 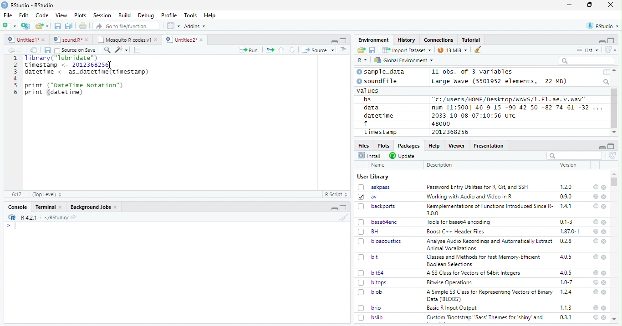 What do you see at coordinates (35, 50) in the screenshot?
I see `Show in new window` at bounding box center [35, 50].